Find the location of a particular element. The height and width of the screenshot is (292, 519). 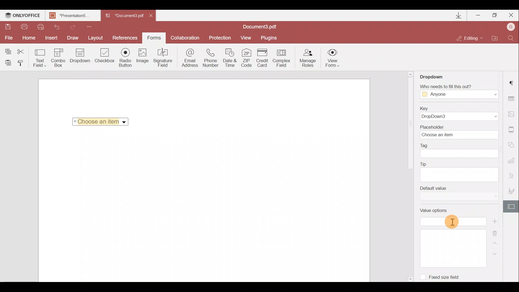

Date & time is located at coordinates (231, 58).